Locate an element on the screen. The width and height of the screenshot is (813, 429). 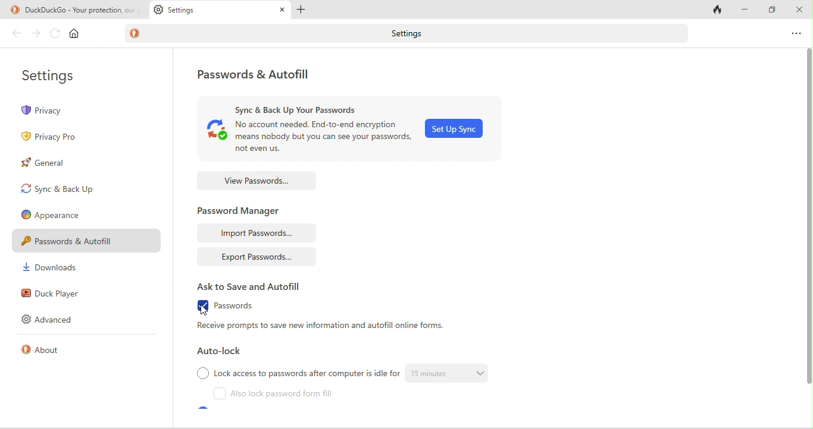
settings is located at coordinates (406, 35).